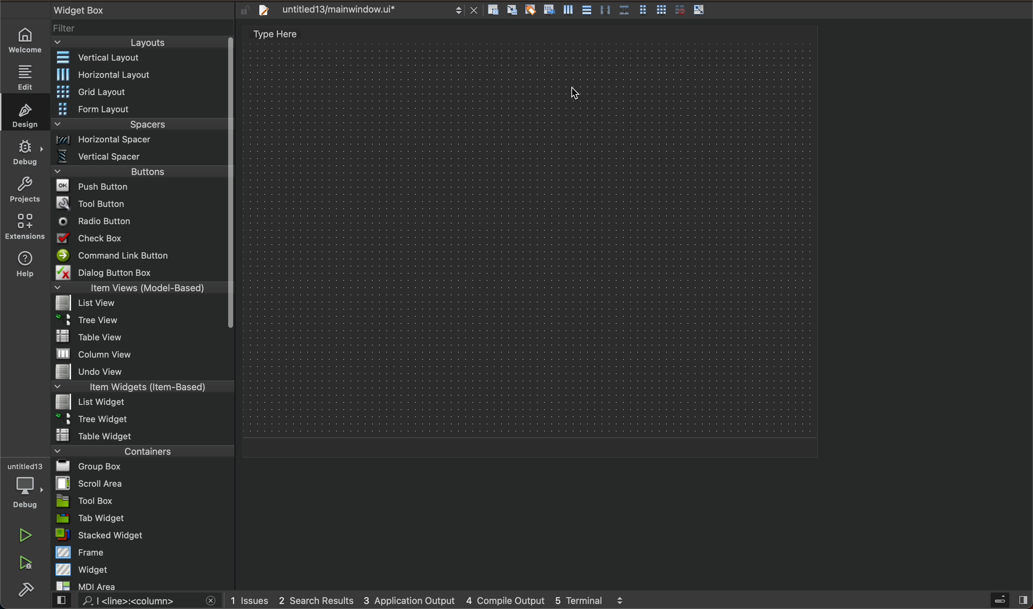 This screenshot has width=1033, height=609. Describe the element at coordinates (26, 535) in the screenshot. I see `` at that location.